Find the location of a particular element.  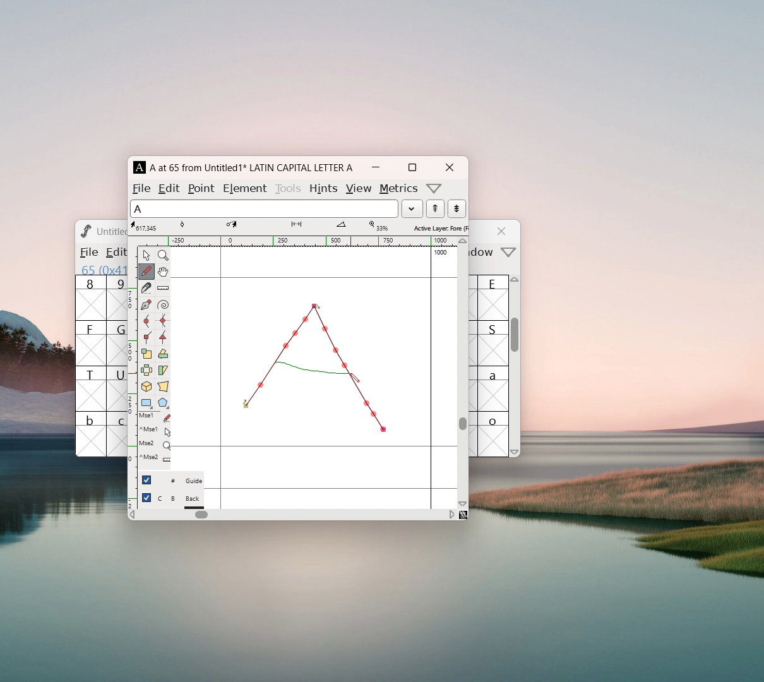

toggle spiro is located at coordinates (163, 305).